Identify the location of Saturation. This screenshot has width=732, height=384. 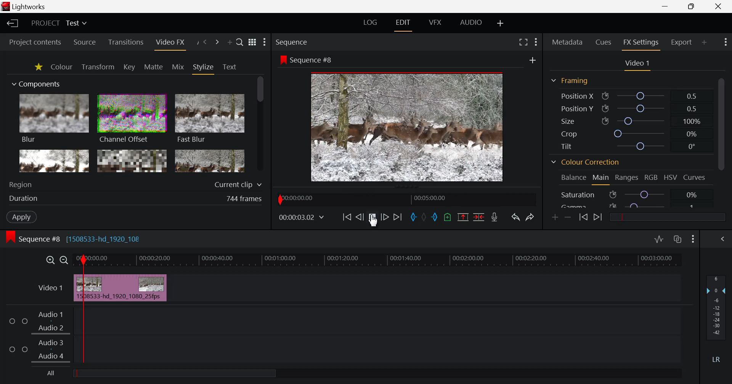
(634, 194).